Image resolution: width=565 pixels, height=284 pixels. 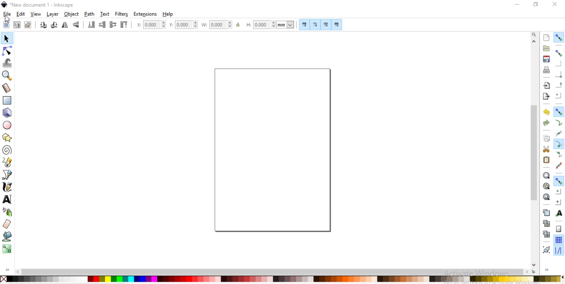 What do you see at coordinates (150, 26) in the screenshot?
I see `horizontal coordinate of selection` at bounding box center [150, 26].